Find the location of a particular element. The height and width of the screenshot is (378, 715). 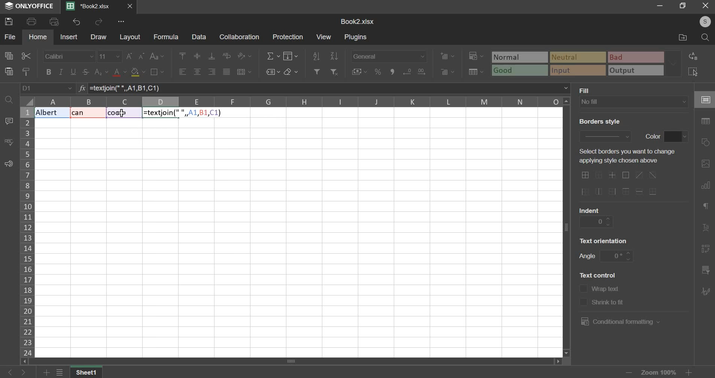

data is located at coordinates (199, 37).